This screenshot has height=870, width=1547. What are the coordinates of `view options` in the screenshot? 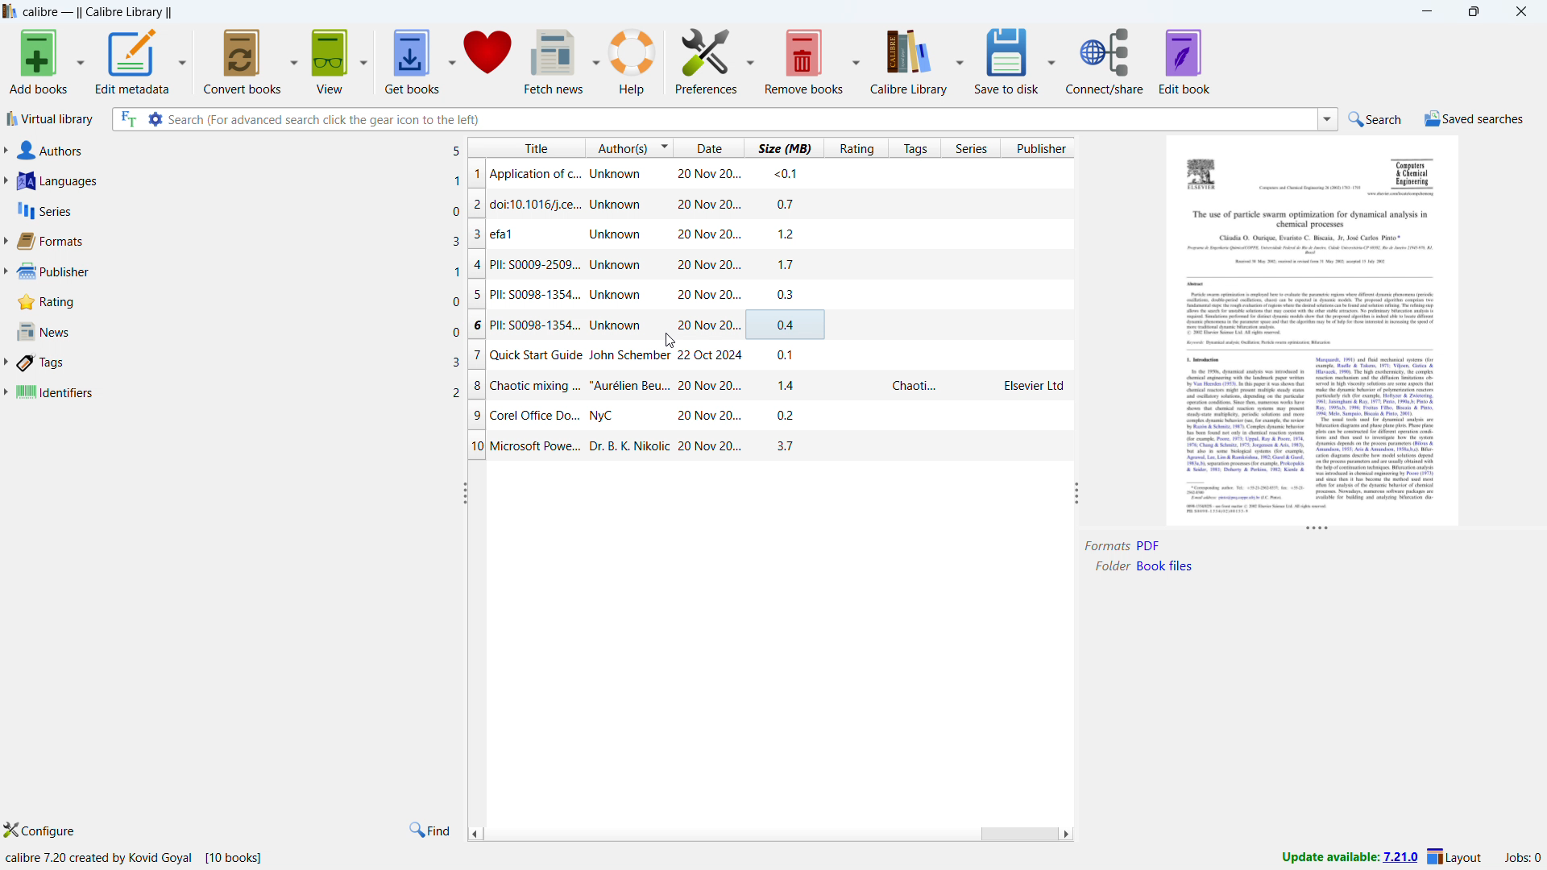 It's located at (364, 59).